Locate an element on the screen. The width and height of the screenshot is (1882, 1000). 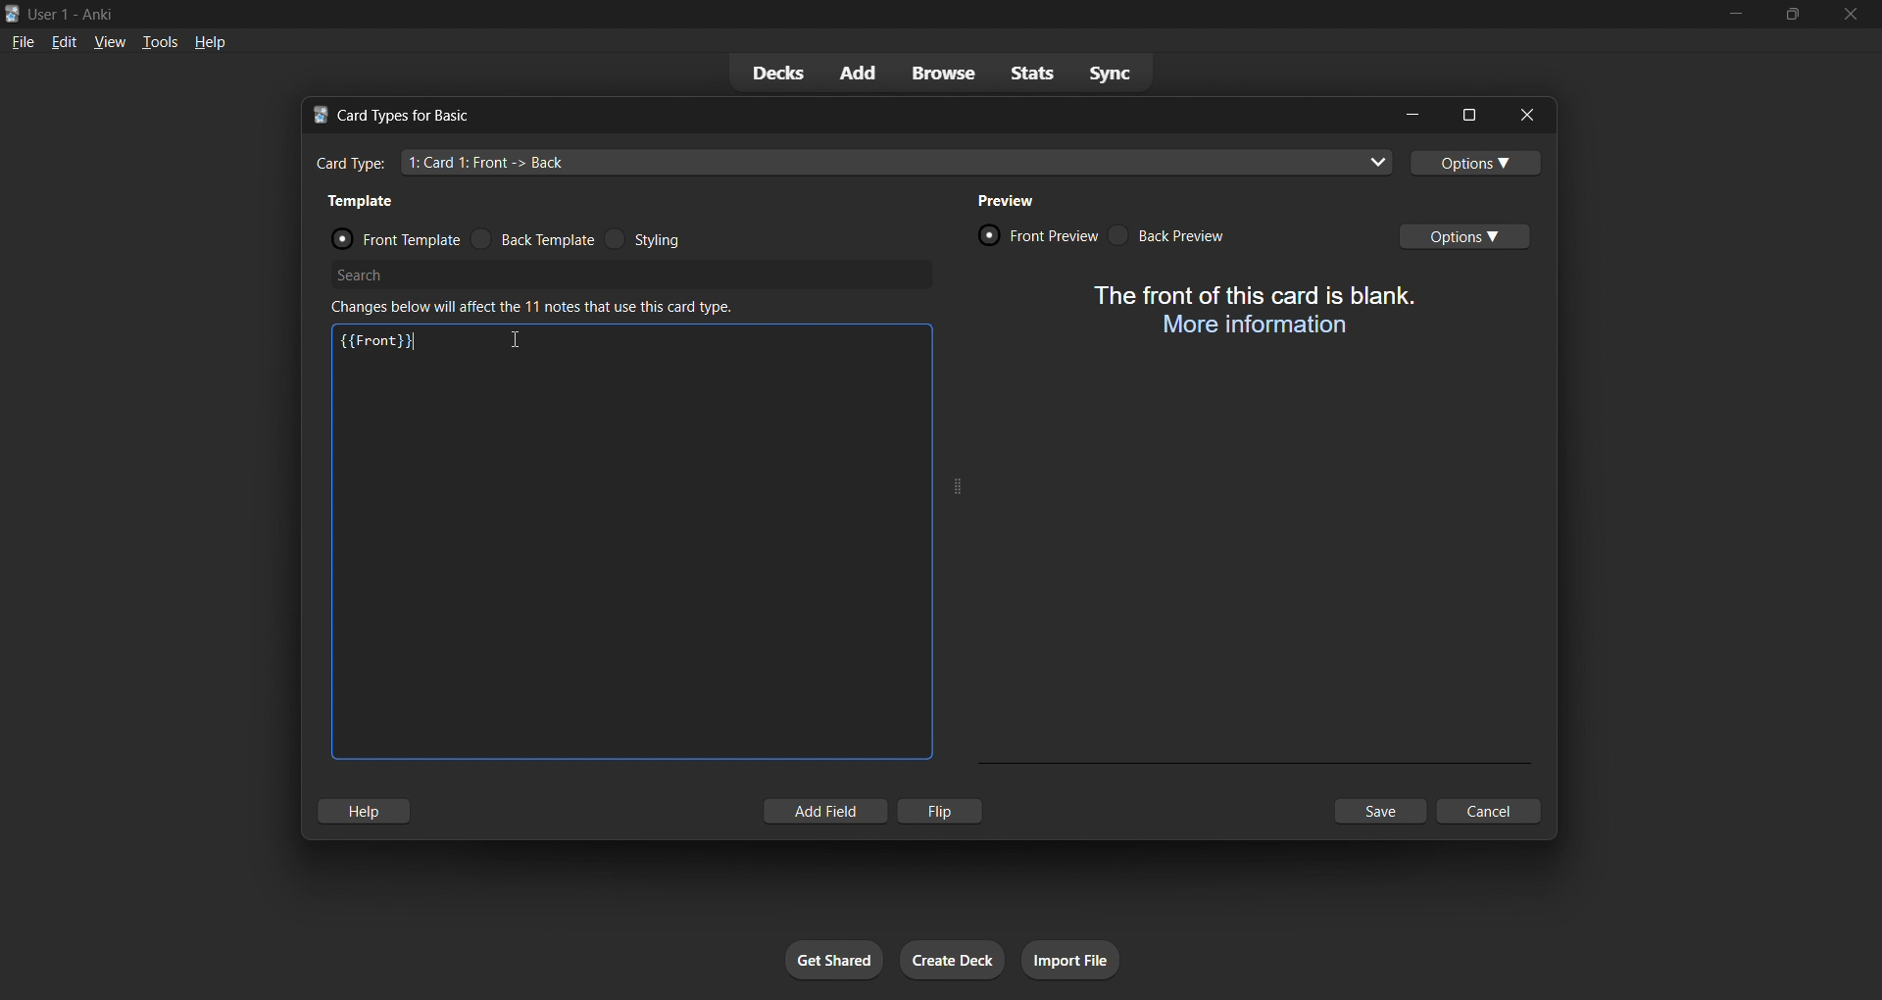
browse is located at coordinates (937, 73).